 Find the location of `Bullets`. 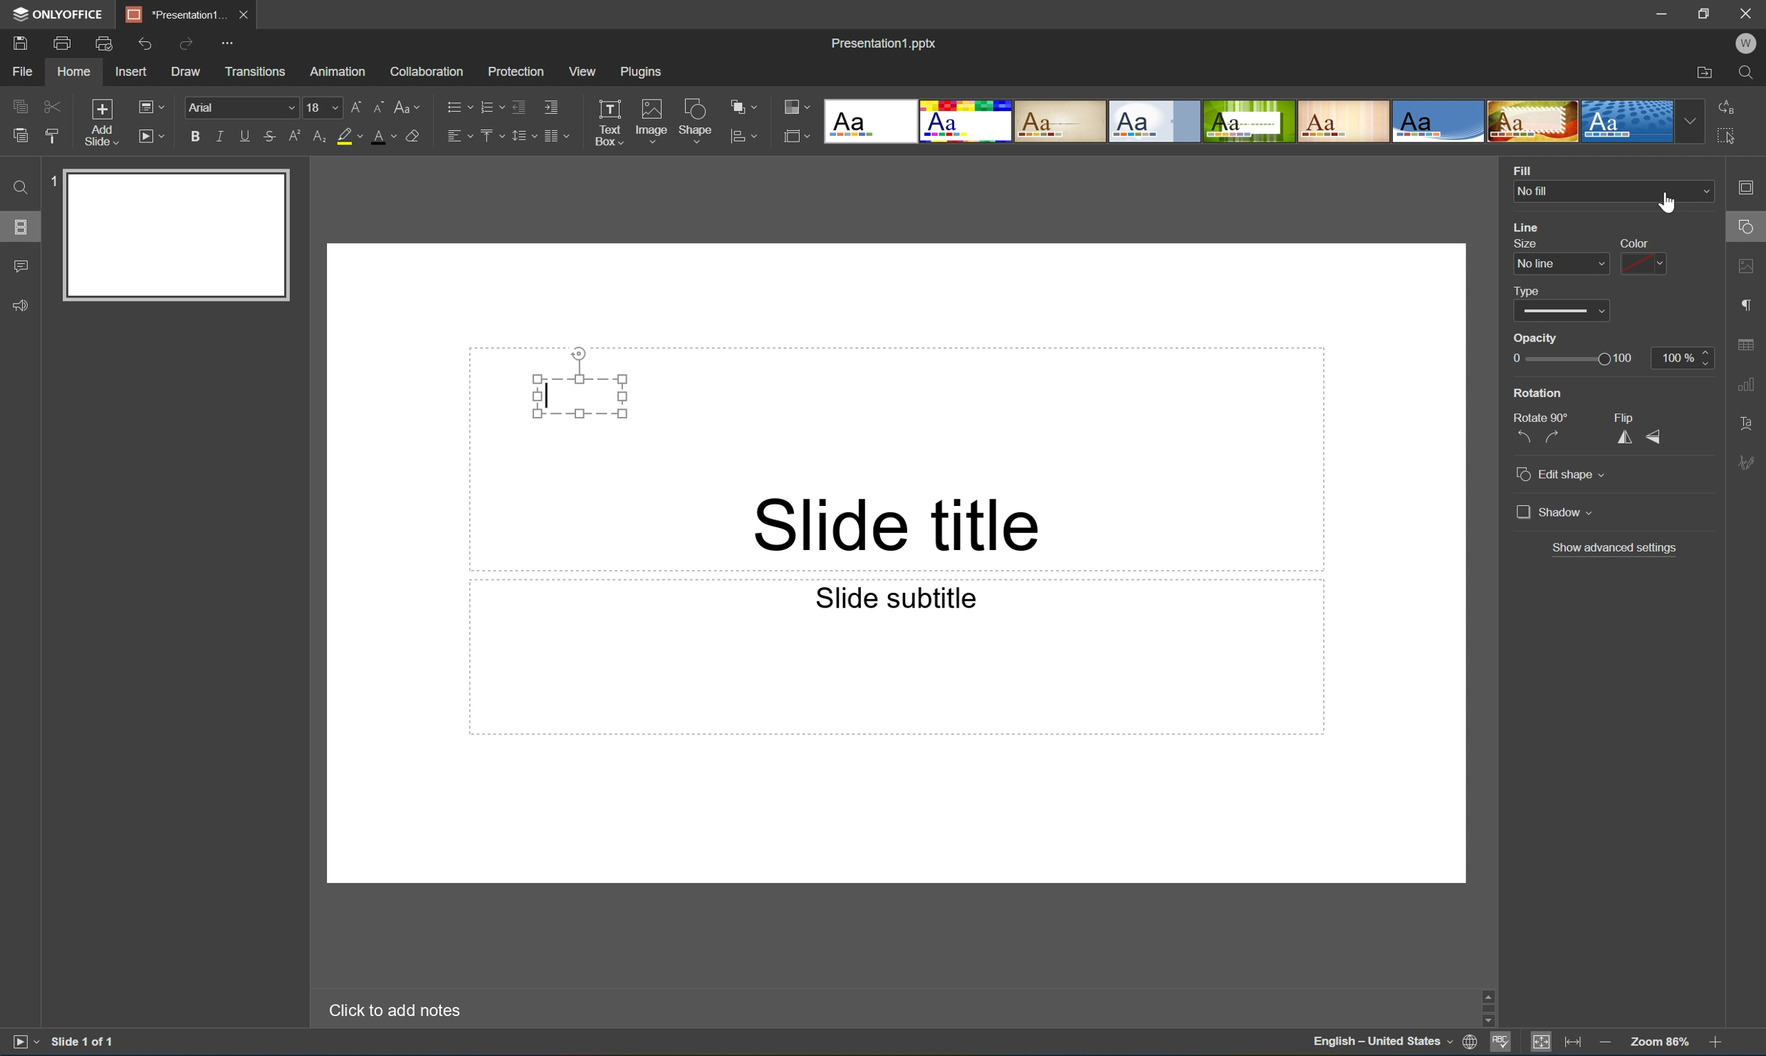

Bullets is located at coordinates (456, 105).